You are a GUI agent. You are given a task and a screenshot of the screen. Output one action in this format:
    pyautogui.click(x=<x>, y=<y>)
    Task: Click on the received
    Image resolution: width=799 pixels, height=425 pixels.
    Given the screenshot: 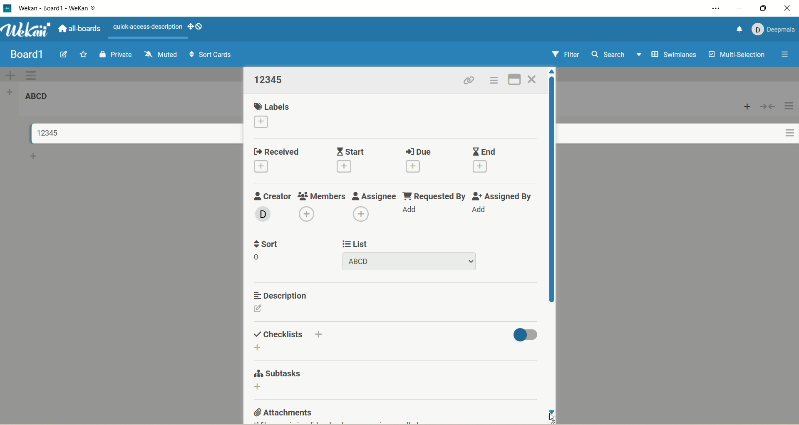 What is the action you would take?
    pyautogui.click(x=277, y=151)
    